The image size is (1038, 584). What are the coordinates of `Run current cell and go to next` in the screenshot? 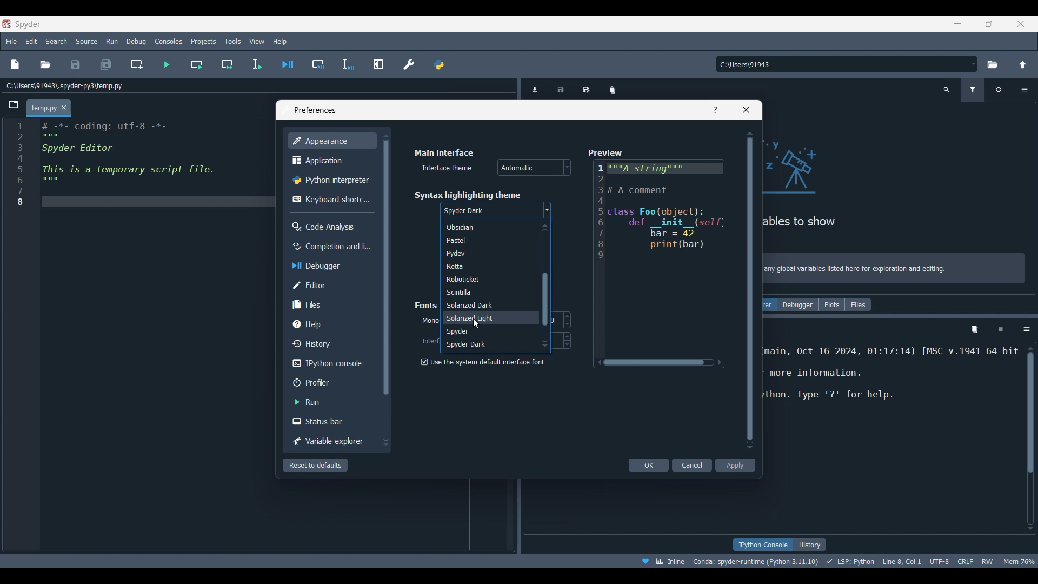 It's located at (228, 64).